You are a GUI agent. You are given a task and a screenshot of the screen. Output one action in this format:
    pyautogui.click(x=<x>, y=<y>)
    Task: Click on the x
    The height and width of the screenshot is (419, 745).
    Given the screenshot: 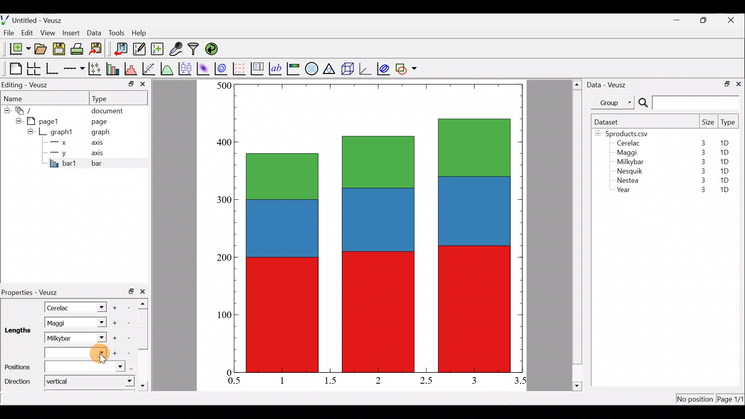 What is the action you would take?
    pyautogui.click(x=60, y=142)
    